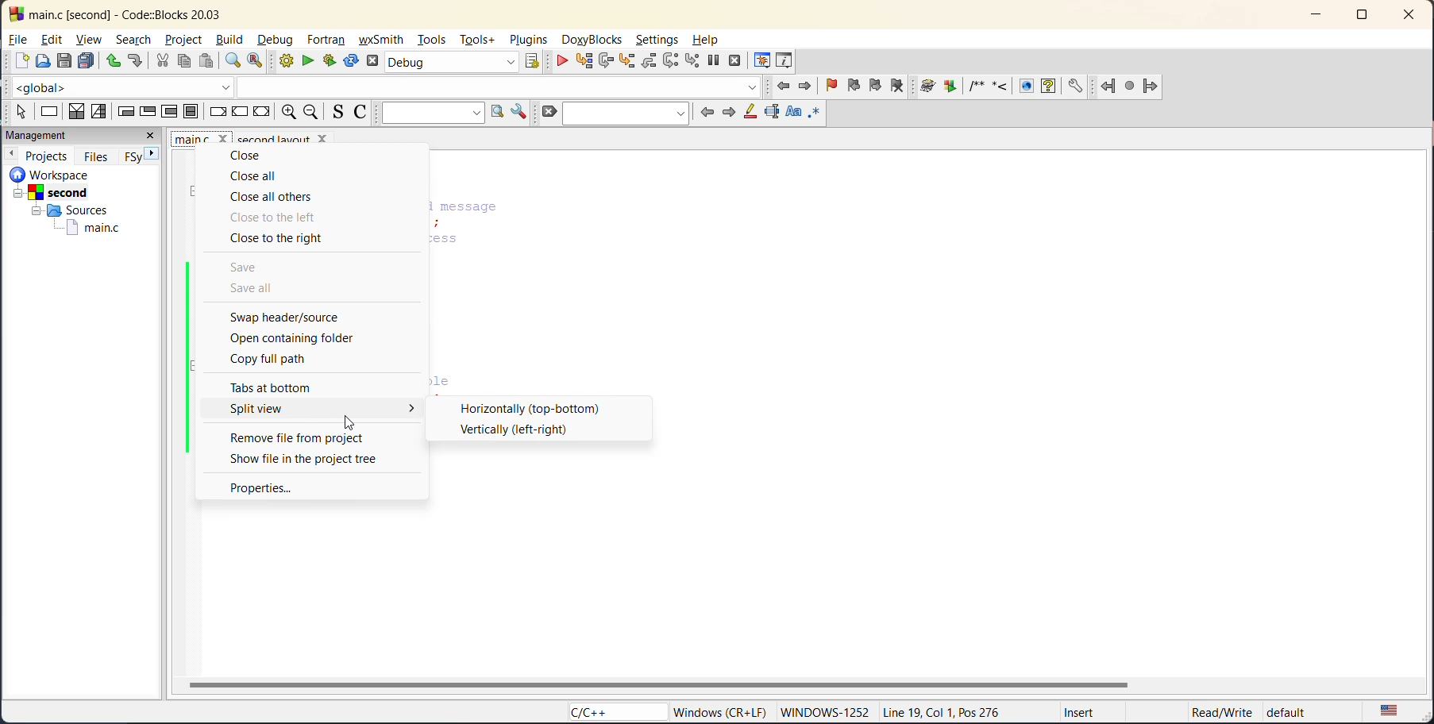  I want to click on next instruction, so click(669, 61).